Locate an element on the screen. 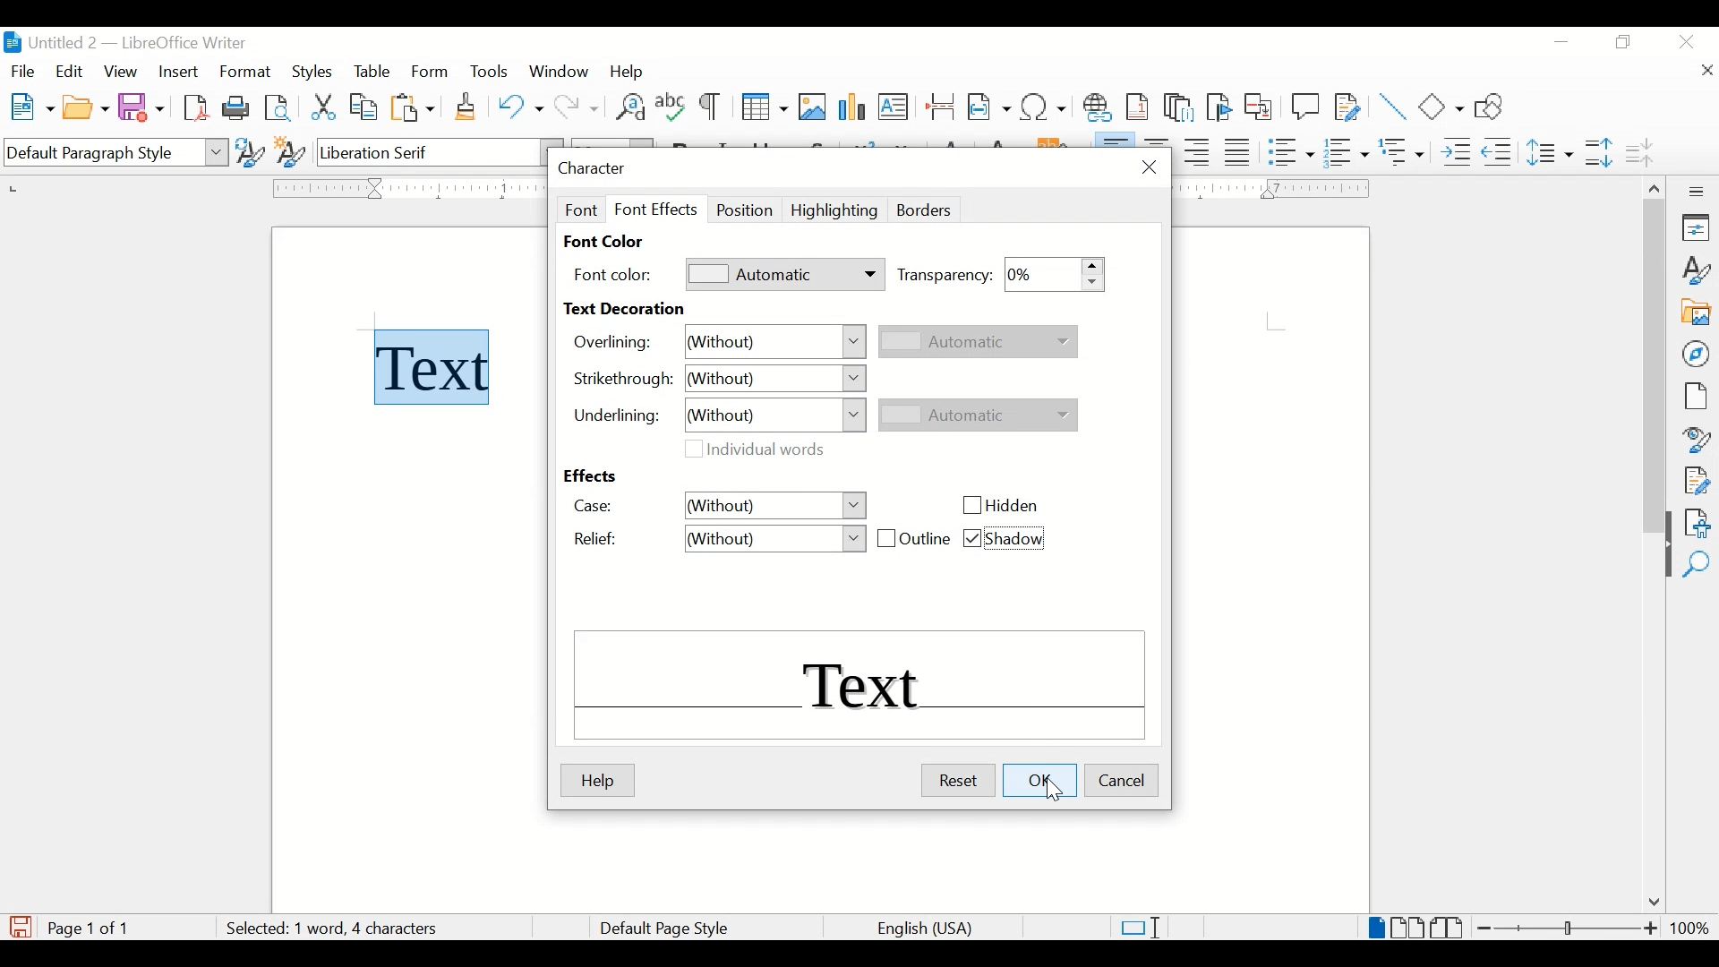  without is located at coordinates (775, 506).